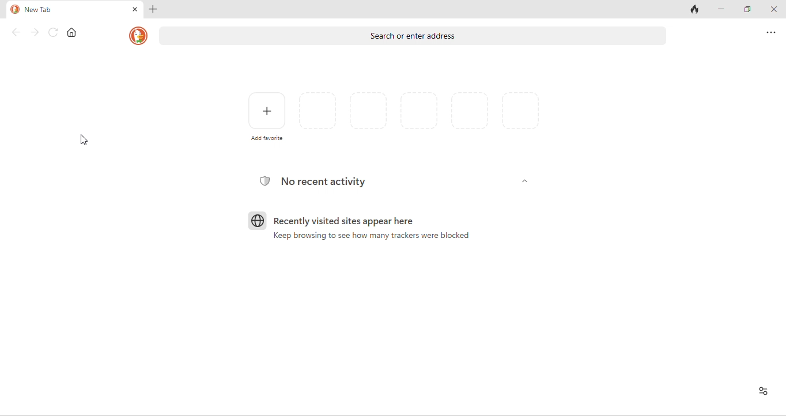  Describe the element at coordinates (695, 10) in the screenshot. I see `close tab and clear data` at that location.